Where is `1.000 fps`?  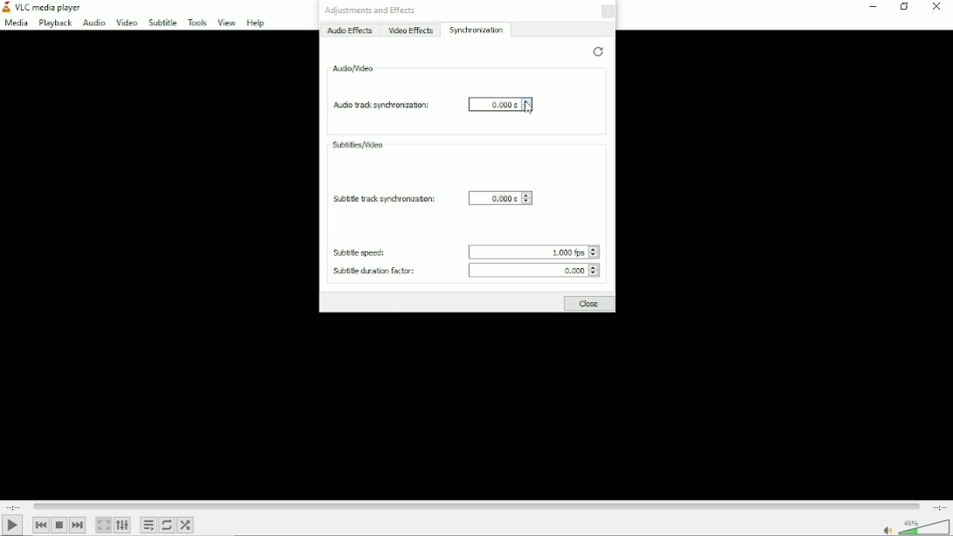 1.000 fps is located at coordinates (535, 251).